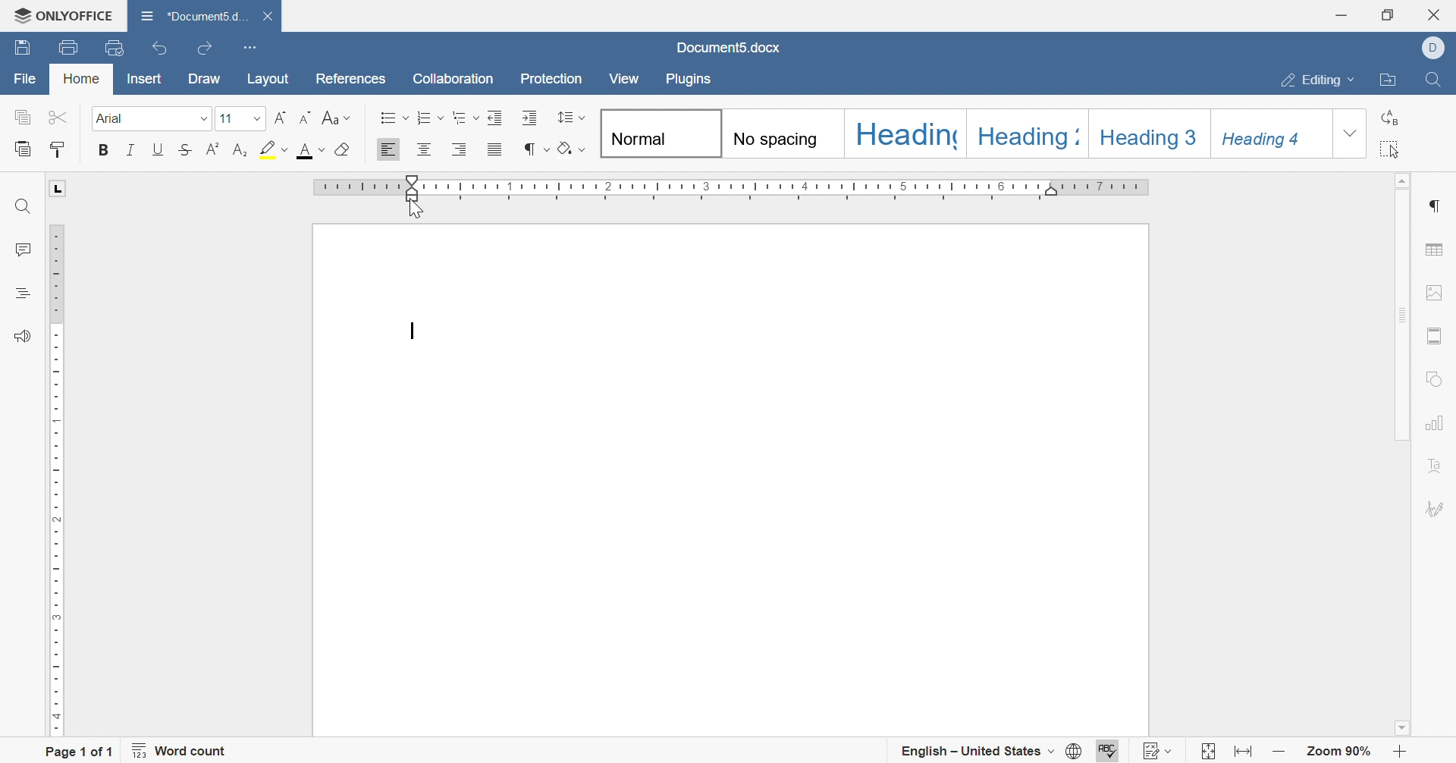  What do you see at coordinates (336, 117) in the screenshot?
I see `change case` at bounding box center [336, 117].